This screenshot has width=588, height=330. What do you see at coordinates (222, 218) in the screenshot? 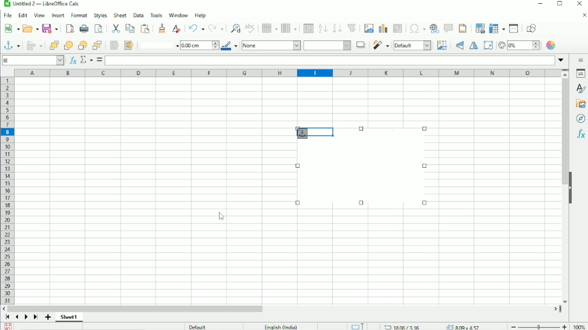
I see `Cursor` at bounding box center [222, 218].